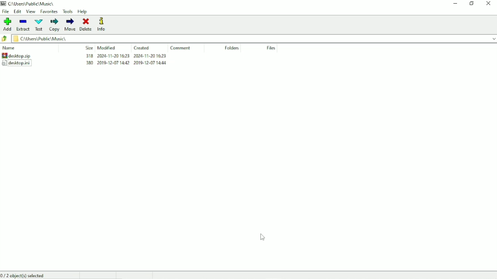 The image size is (497, 279). What do you see at coordinates (107, 48) in the screenshot?
I see `Modified` at bounding box center [107, 48].